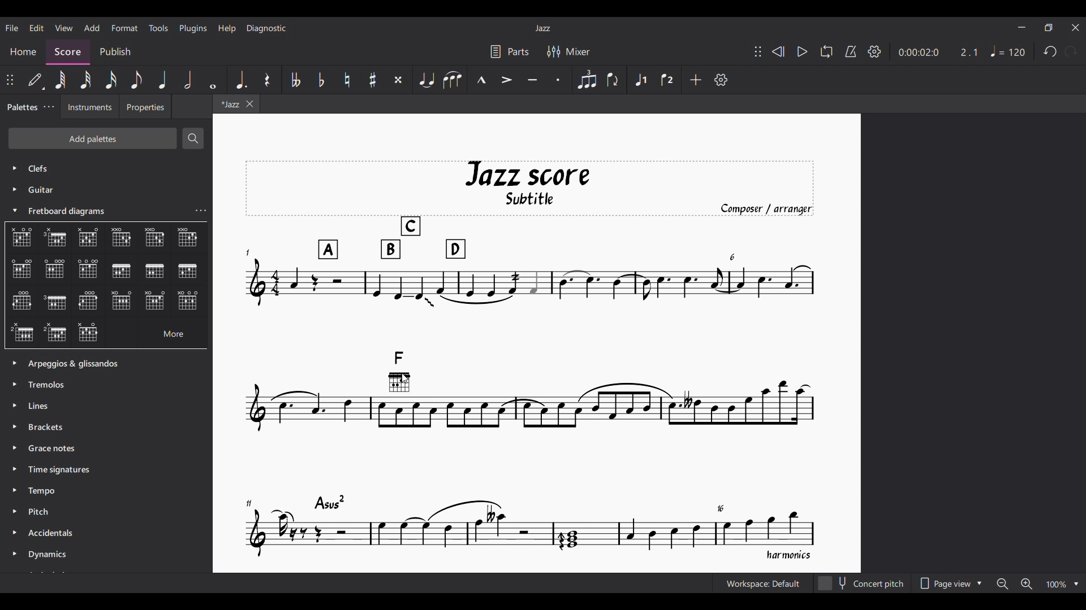 The height and width of the screenshot is (610, 1086). Describe the element at coordinates (763, 583) in the screenshot. I see `Current workspace setting` at that location.